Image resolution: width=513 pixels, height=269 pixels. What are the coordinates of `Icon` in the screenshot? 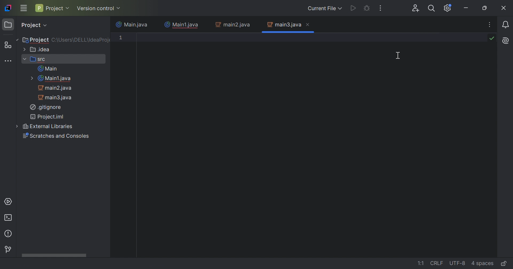 It's located at (493, 38).